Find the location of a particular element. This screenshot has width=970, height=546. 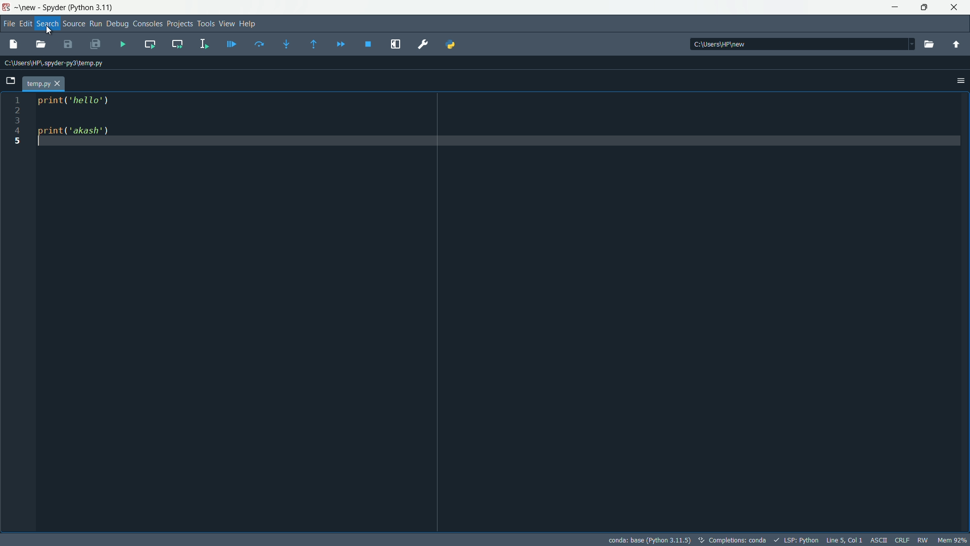

print('hello') print('akash') is located at coordinates (499, 312).